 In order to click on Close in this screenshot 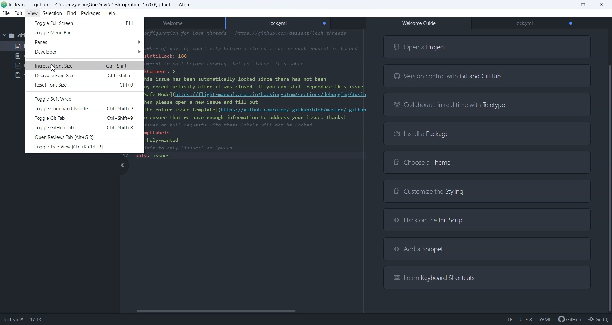, I will do `click(602, 4)`.